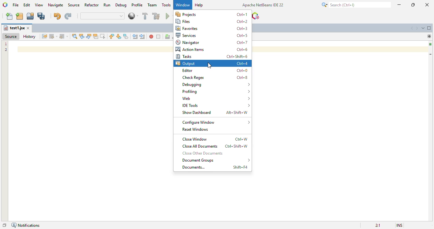  I want to click on back, so click(54, 36).